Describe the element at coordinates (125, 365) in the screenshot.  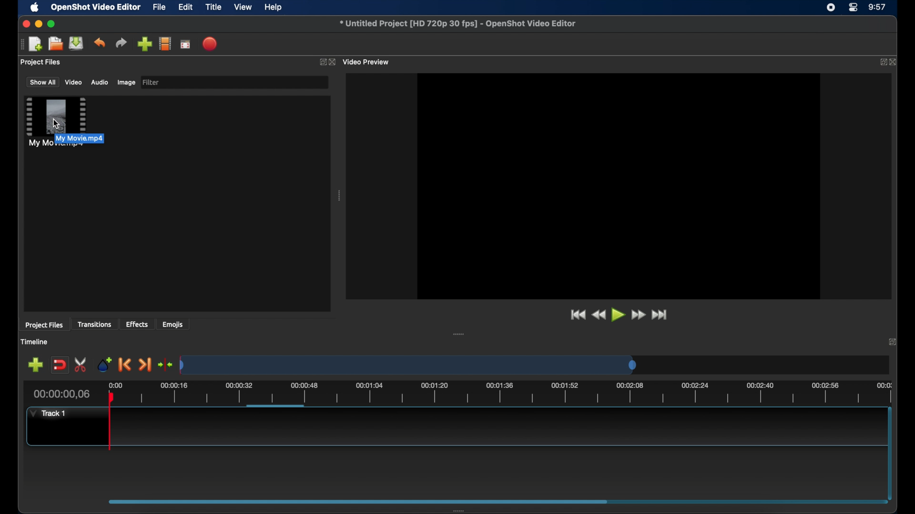
I see `previous marker` at that location.